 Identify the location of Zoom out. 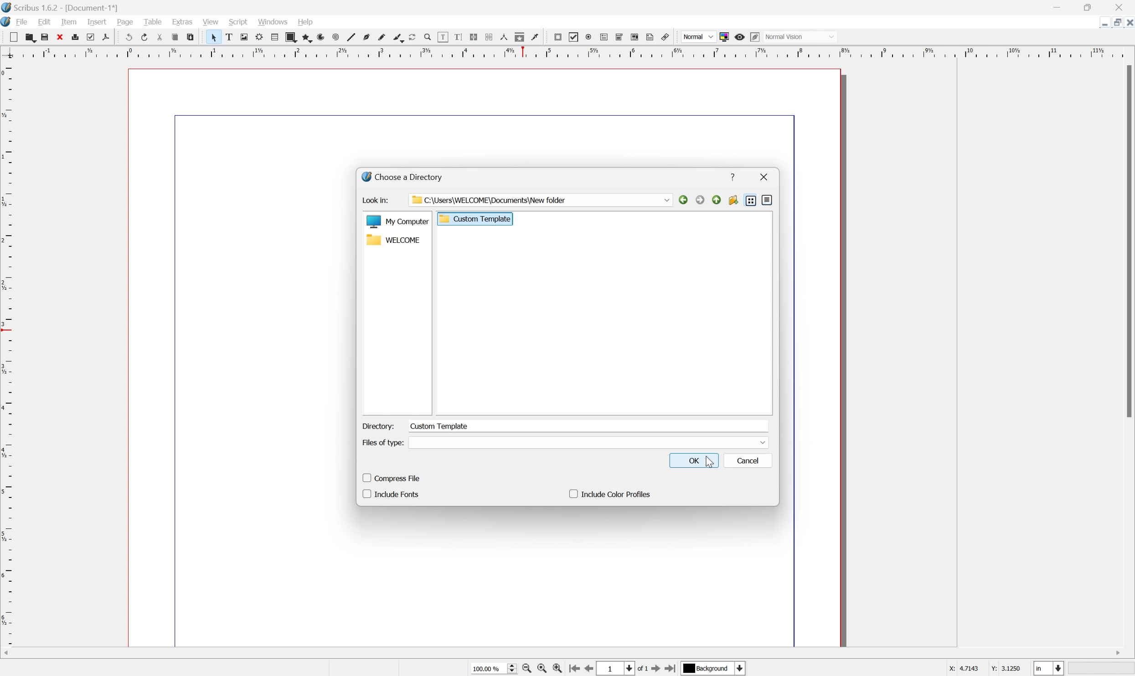
(524, 670).